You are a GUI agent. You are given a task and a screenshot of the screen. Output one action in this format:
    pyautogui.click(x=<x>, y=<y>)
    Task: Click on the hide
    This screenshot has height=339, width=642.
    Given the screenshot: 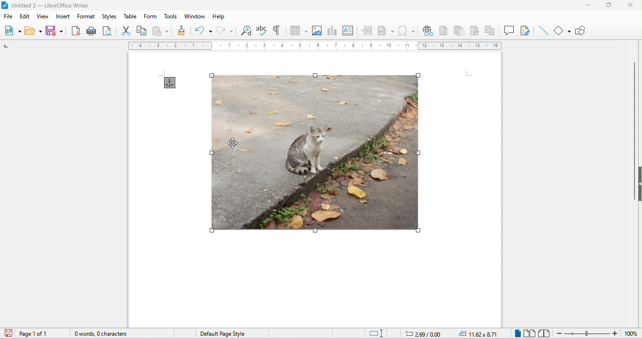 What is the action you would take?
    pyautogui.click(x=638, y=184)
    